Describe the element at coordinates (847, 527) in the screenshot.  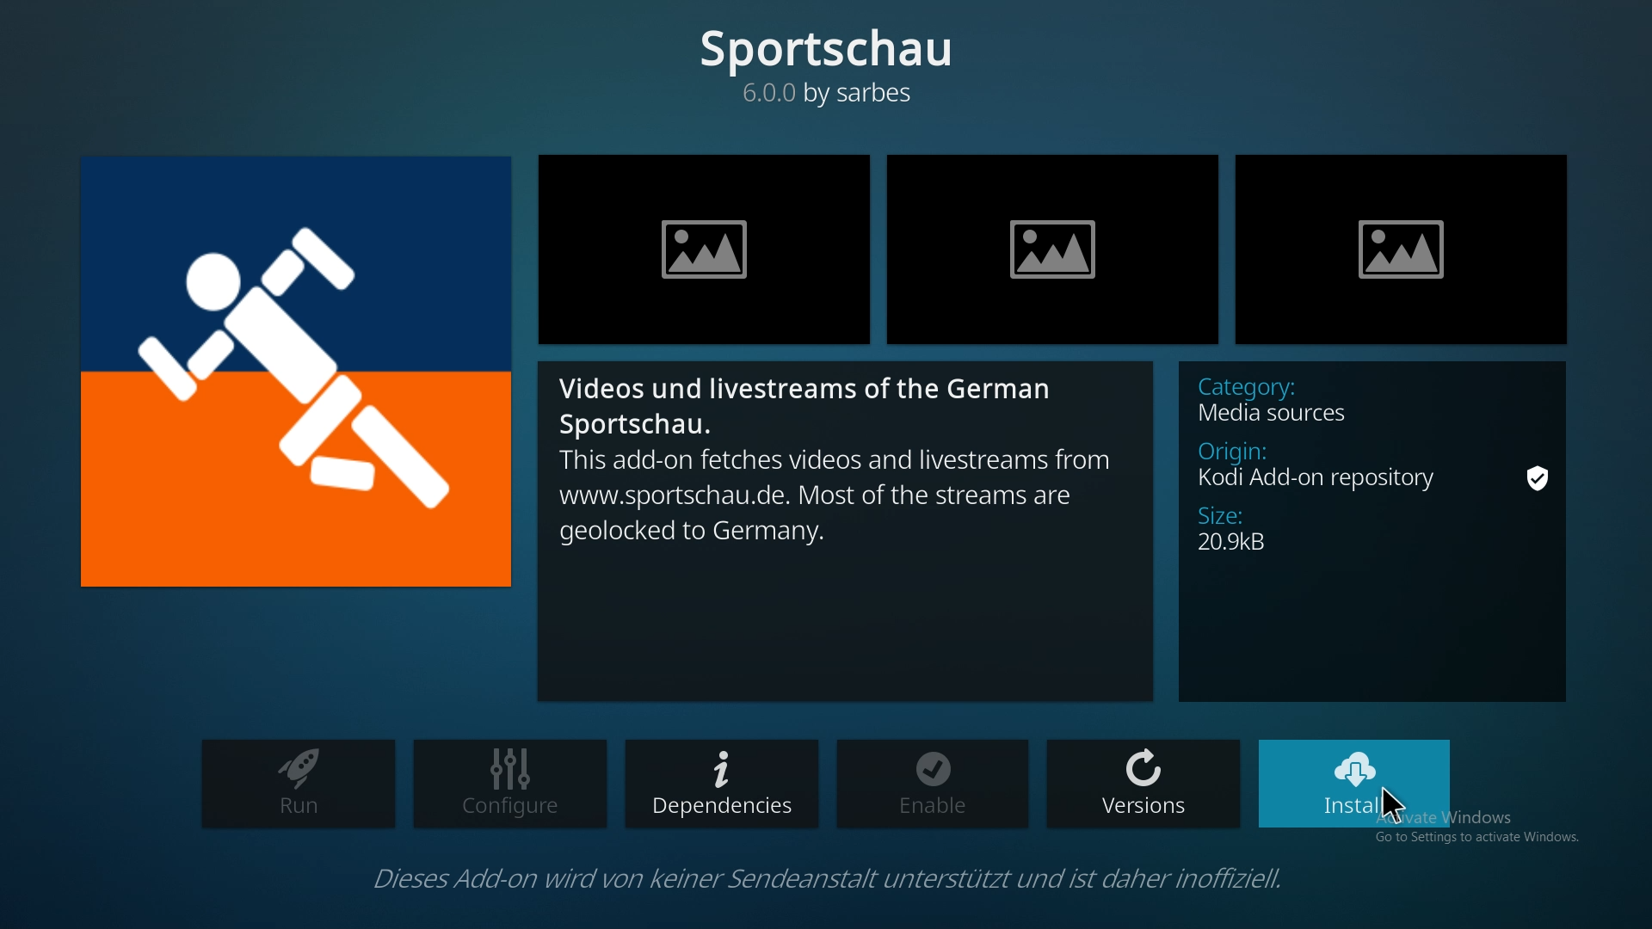
I see `info` at that location.